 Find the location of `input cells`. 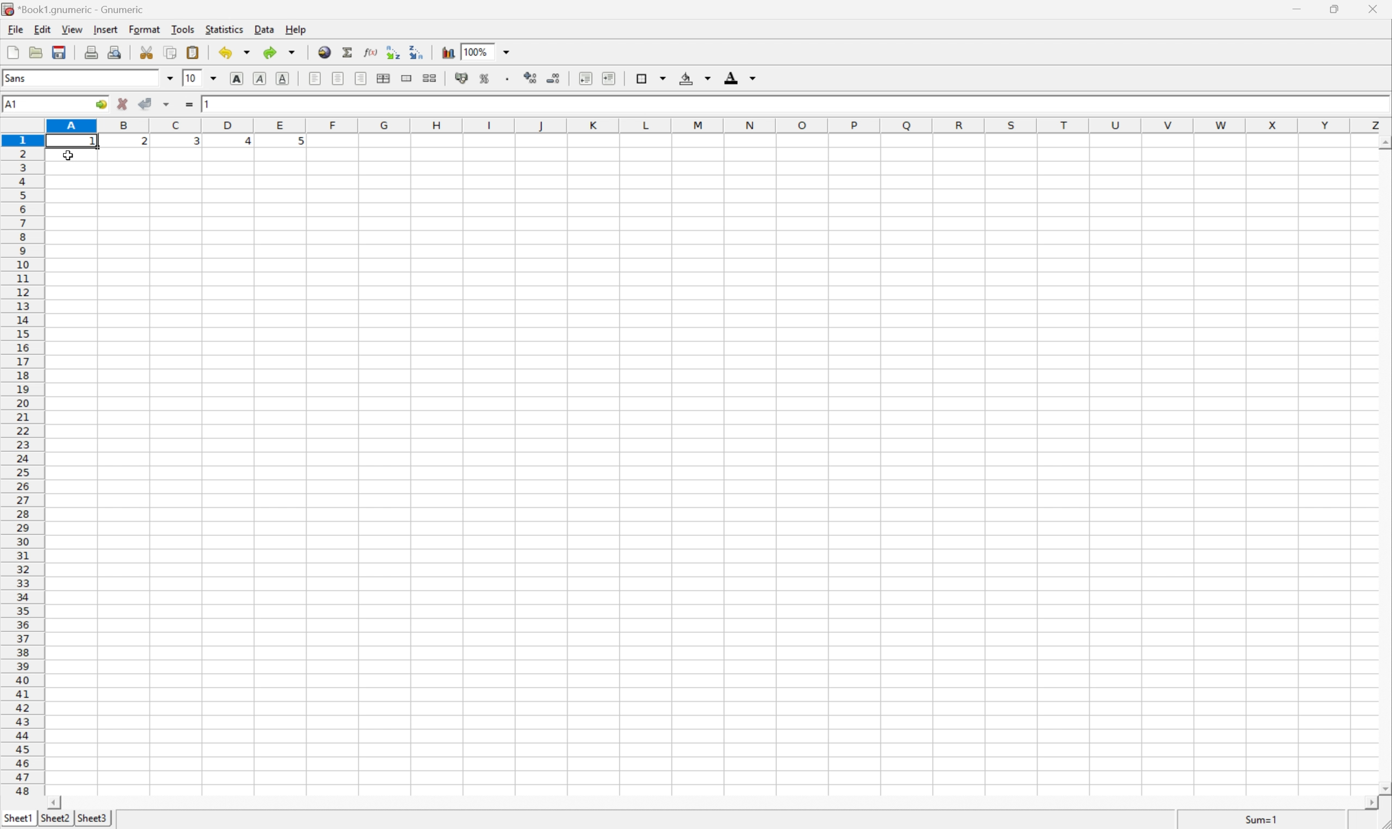

input cells is located at coordinates (712, 473).